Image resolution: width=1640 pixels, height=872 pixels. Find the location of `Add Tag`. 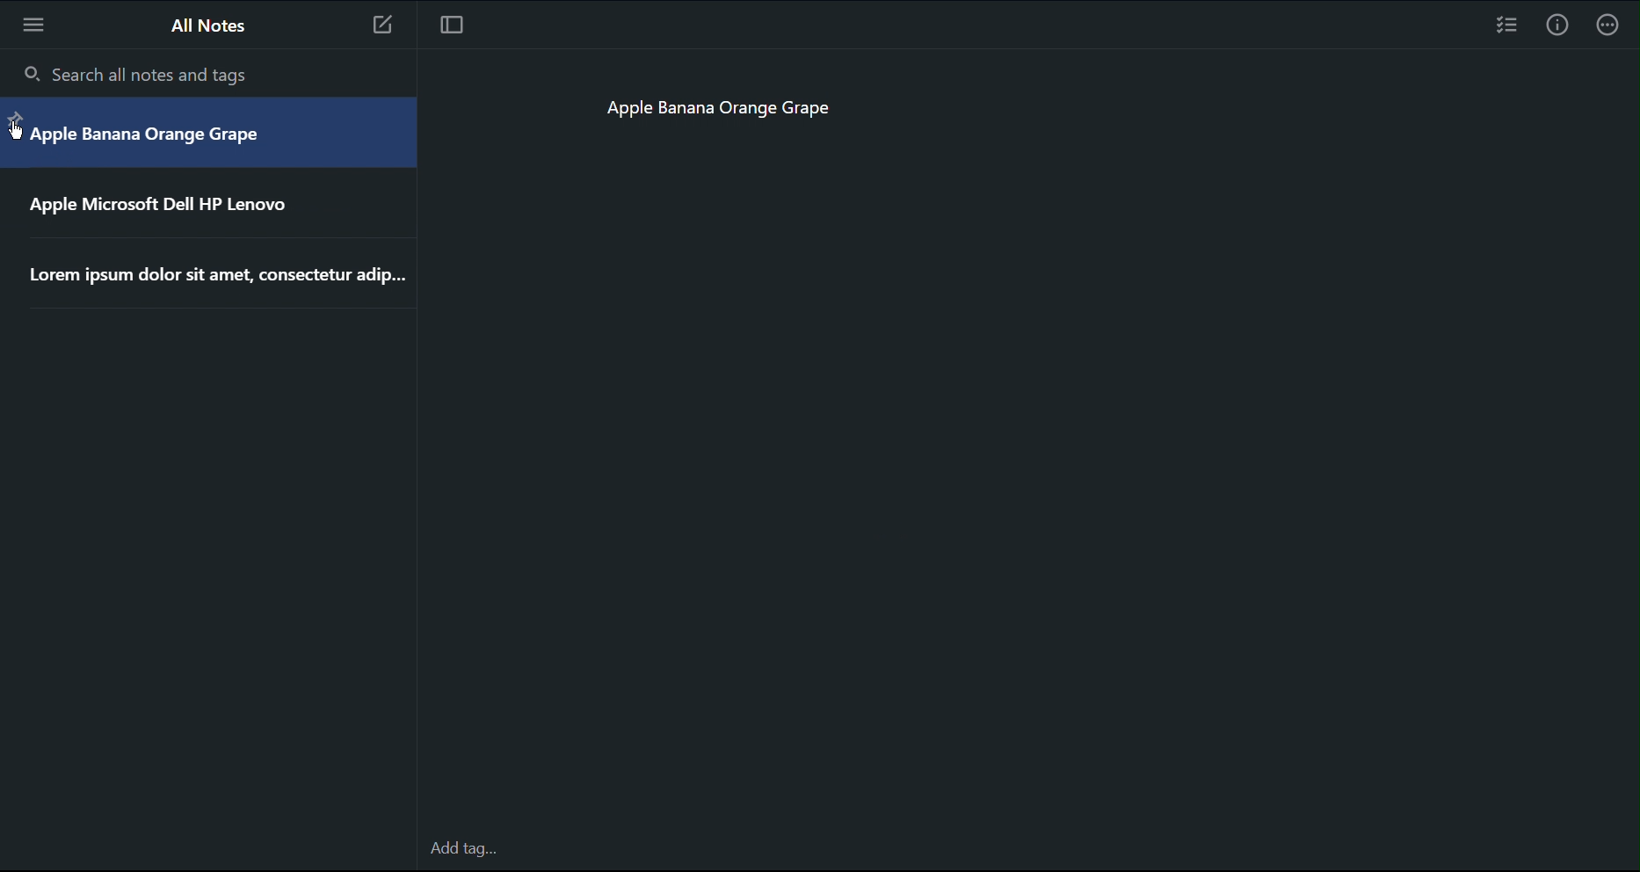

Add Tag is located at coordinates (467, 849).